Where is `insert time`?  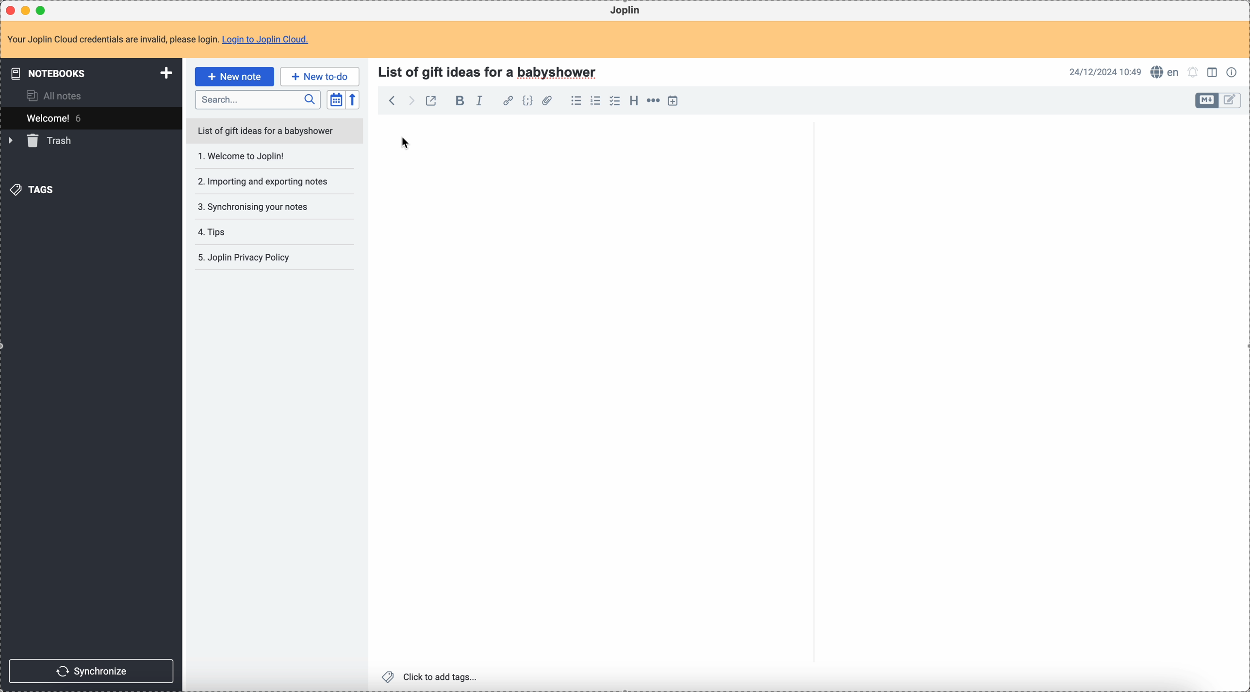 insert time is located at coordinates (676, 101).